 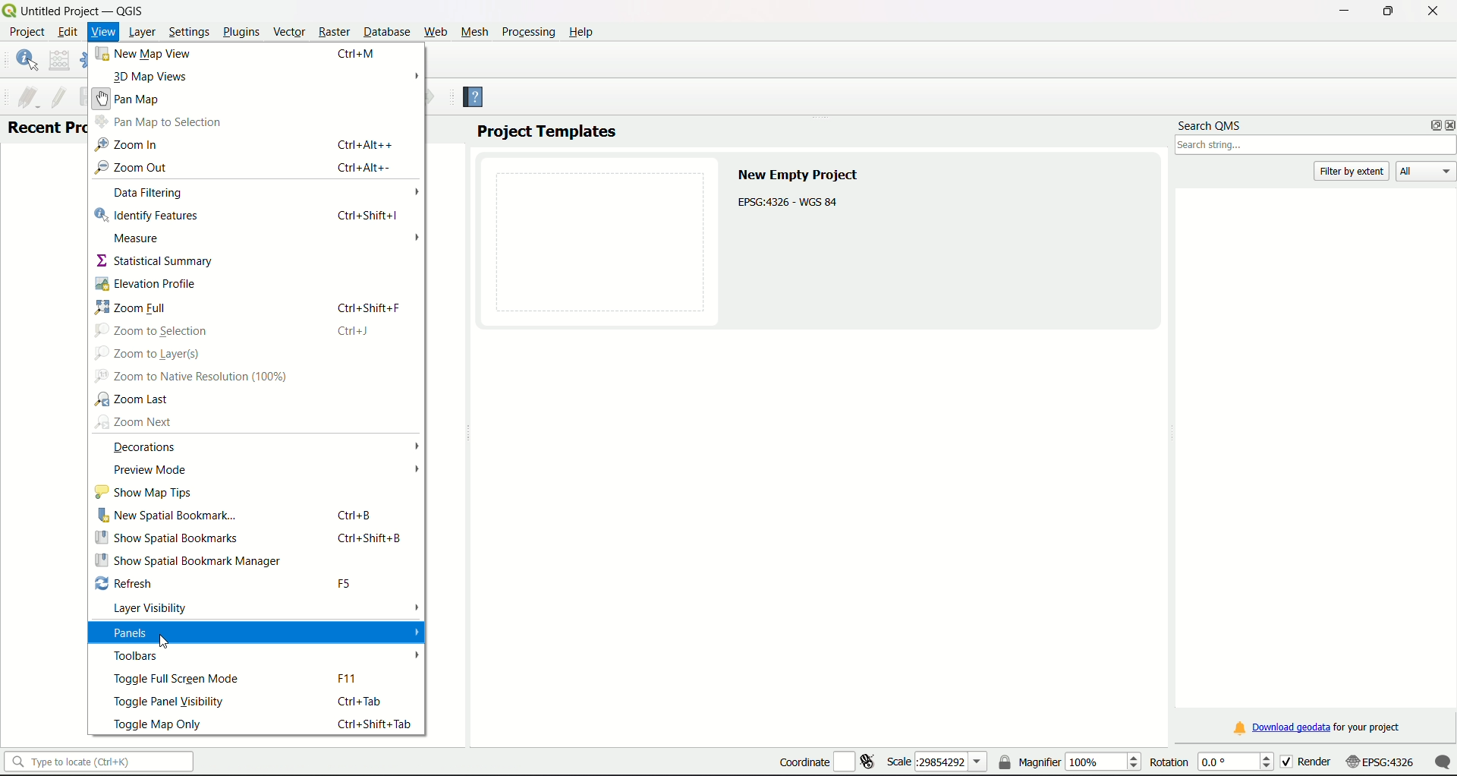 What do you see at coordinates (190, 33) in the screenshot?
I see `Settings` at bounding box center [190, 33].